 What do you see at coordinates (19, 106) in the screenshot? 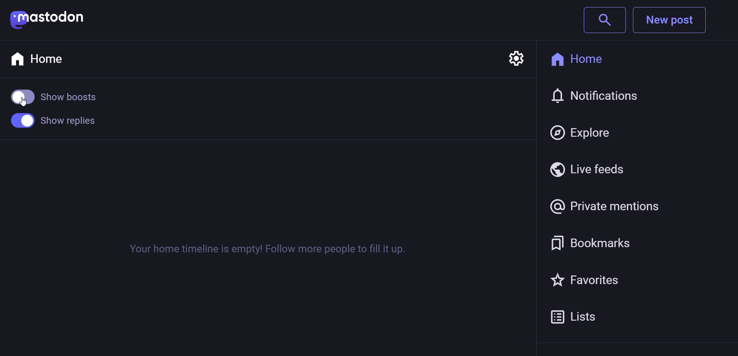
I see `cursor` at bounding box center [19, 106].